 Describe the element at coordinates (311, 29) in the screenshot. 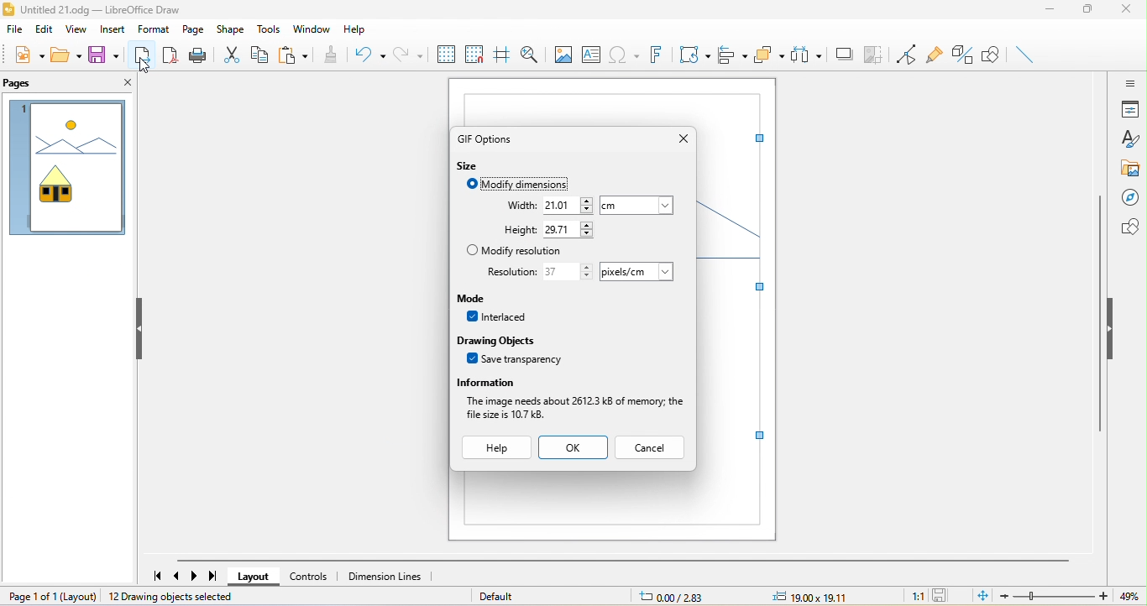

I see `window` at that location.